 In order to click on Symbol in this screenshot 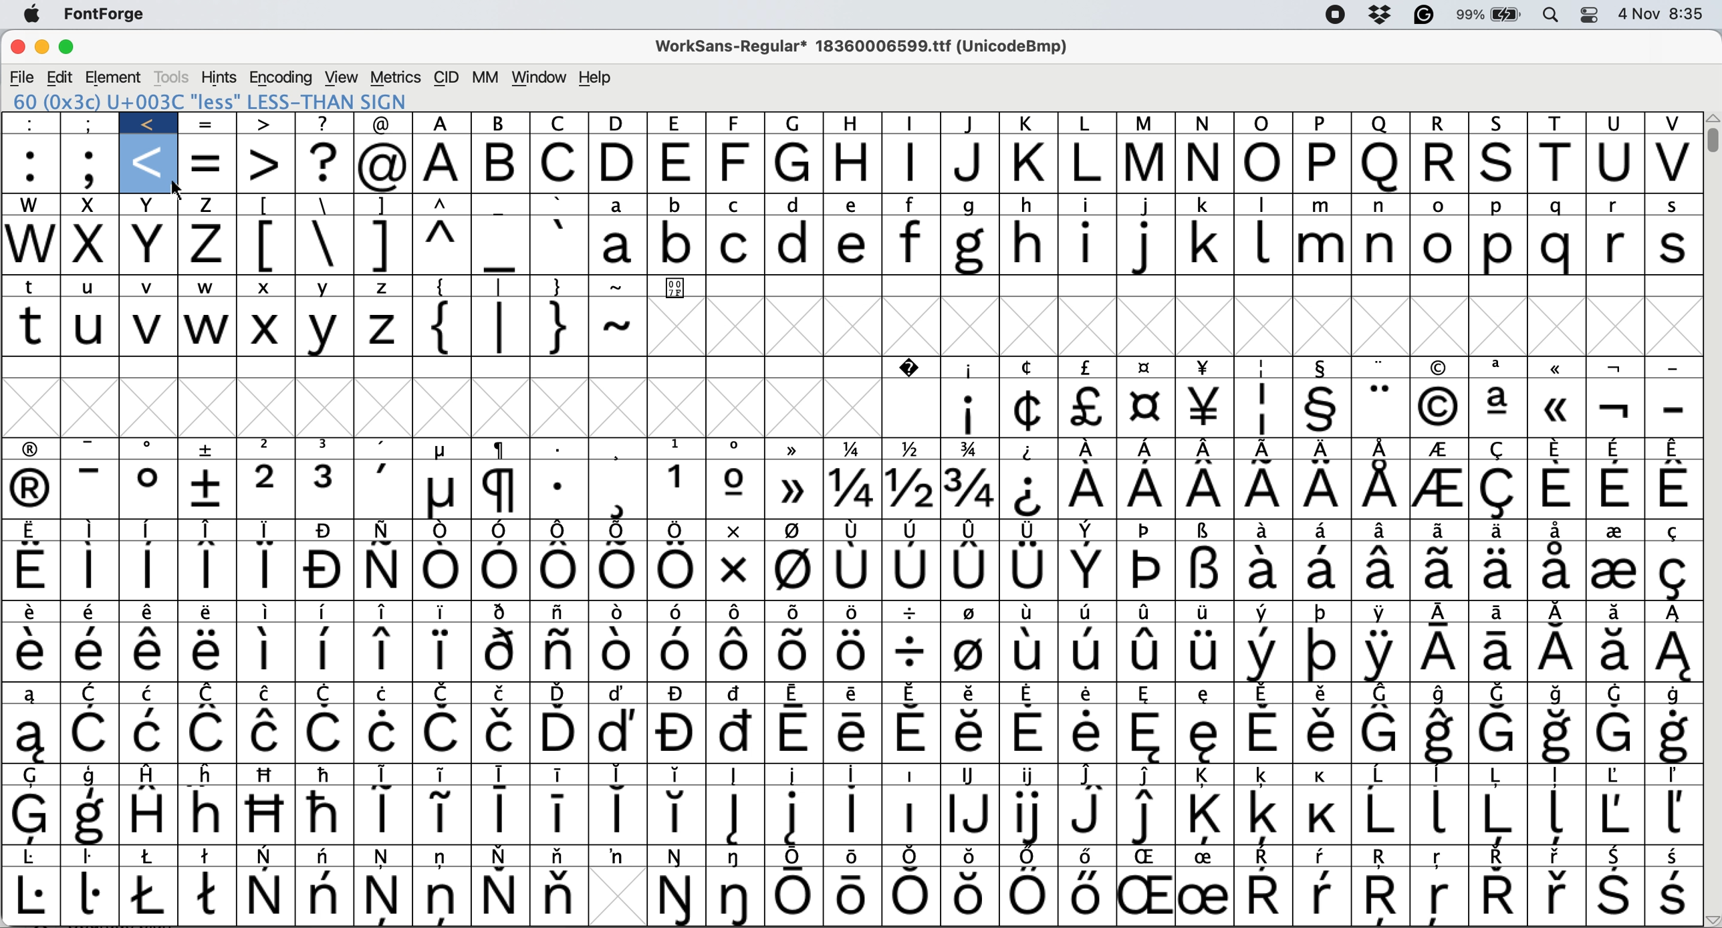, I will do `click(1439, 735)`.